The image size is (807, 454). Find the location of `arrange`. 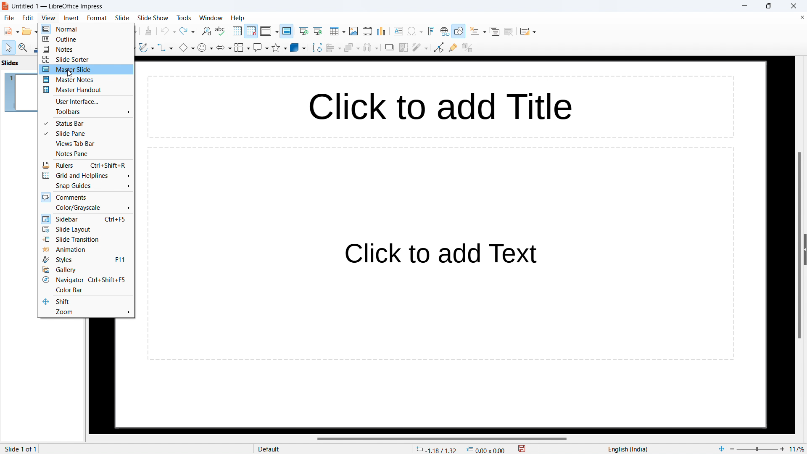

arrange is located at coordinates (351, 48).